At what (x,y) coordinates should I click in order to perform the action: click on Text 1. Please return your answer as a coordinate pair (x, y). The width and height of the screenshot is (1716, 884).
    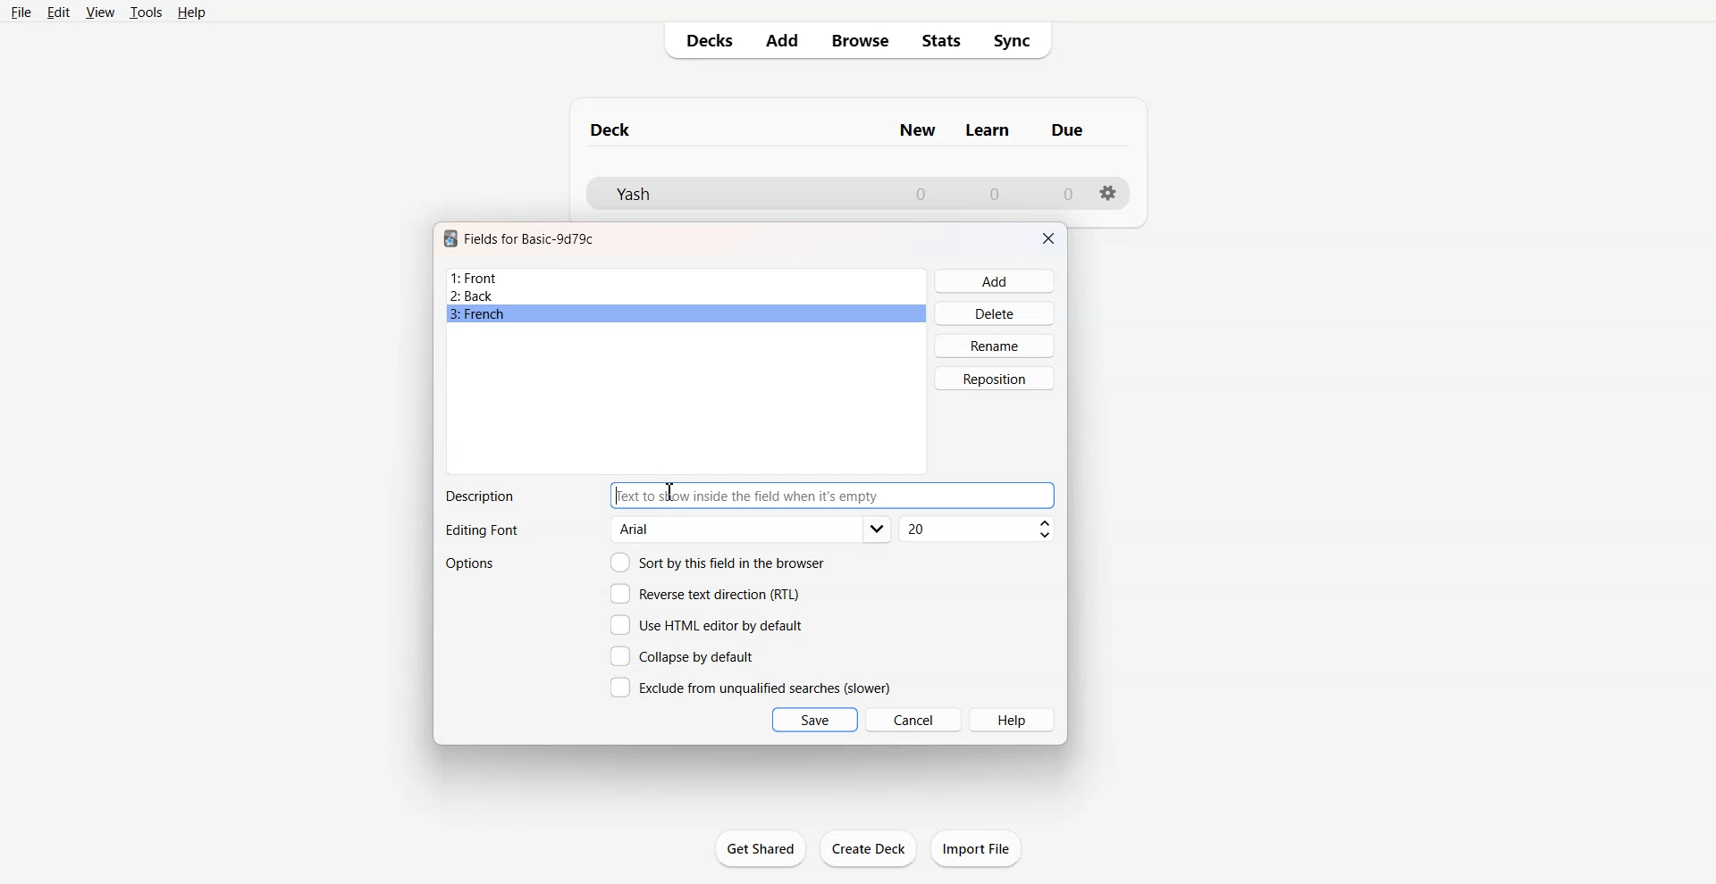
    Looking at the image, I should click on (611, 129).